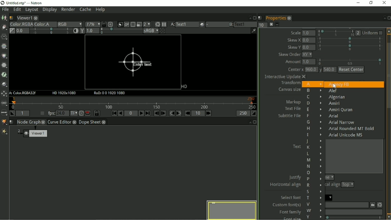 The height and width of the screenshot is (220, 391). What do you see at coordinates (172, 24) in the screenshot?
I see `A` at bounding box center [172, 24].